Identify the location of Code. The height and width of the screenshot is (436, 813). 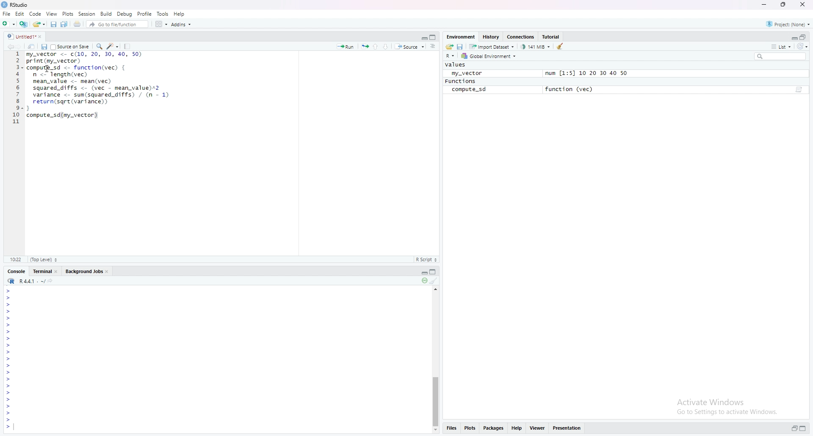
(36, 14).